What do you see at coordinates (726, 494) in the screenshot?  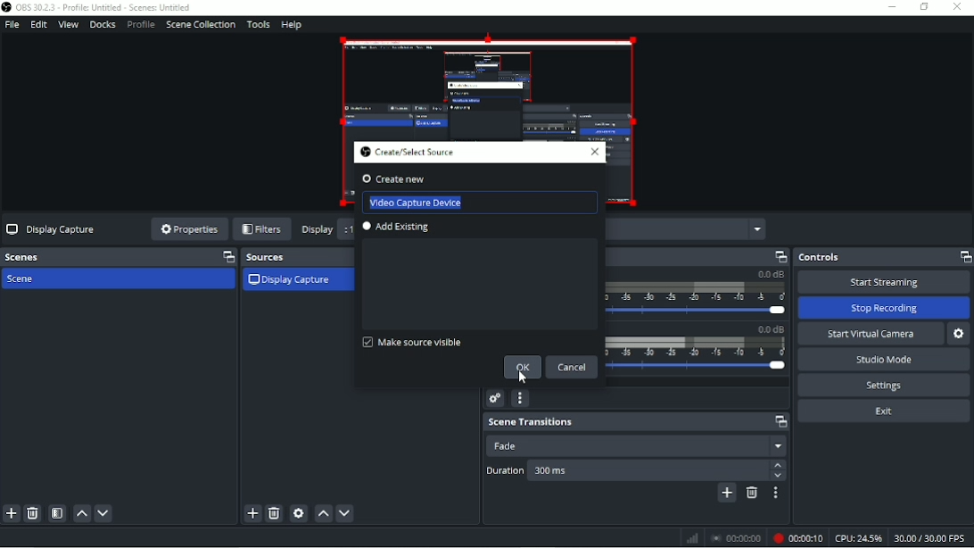 I see `Add configurable transition` at bounding box center [726, 494].